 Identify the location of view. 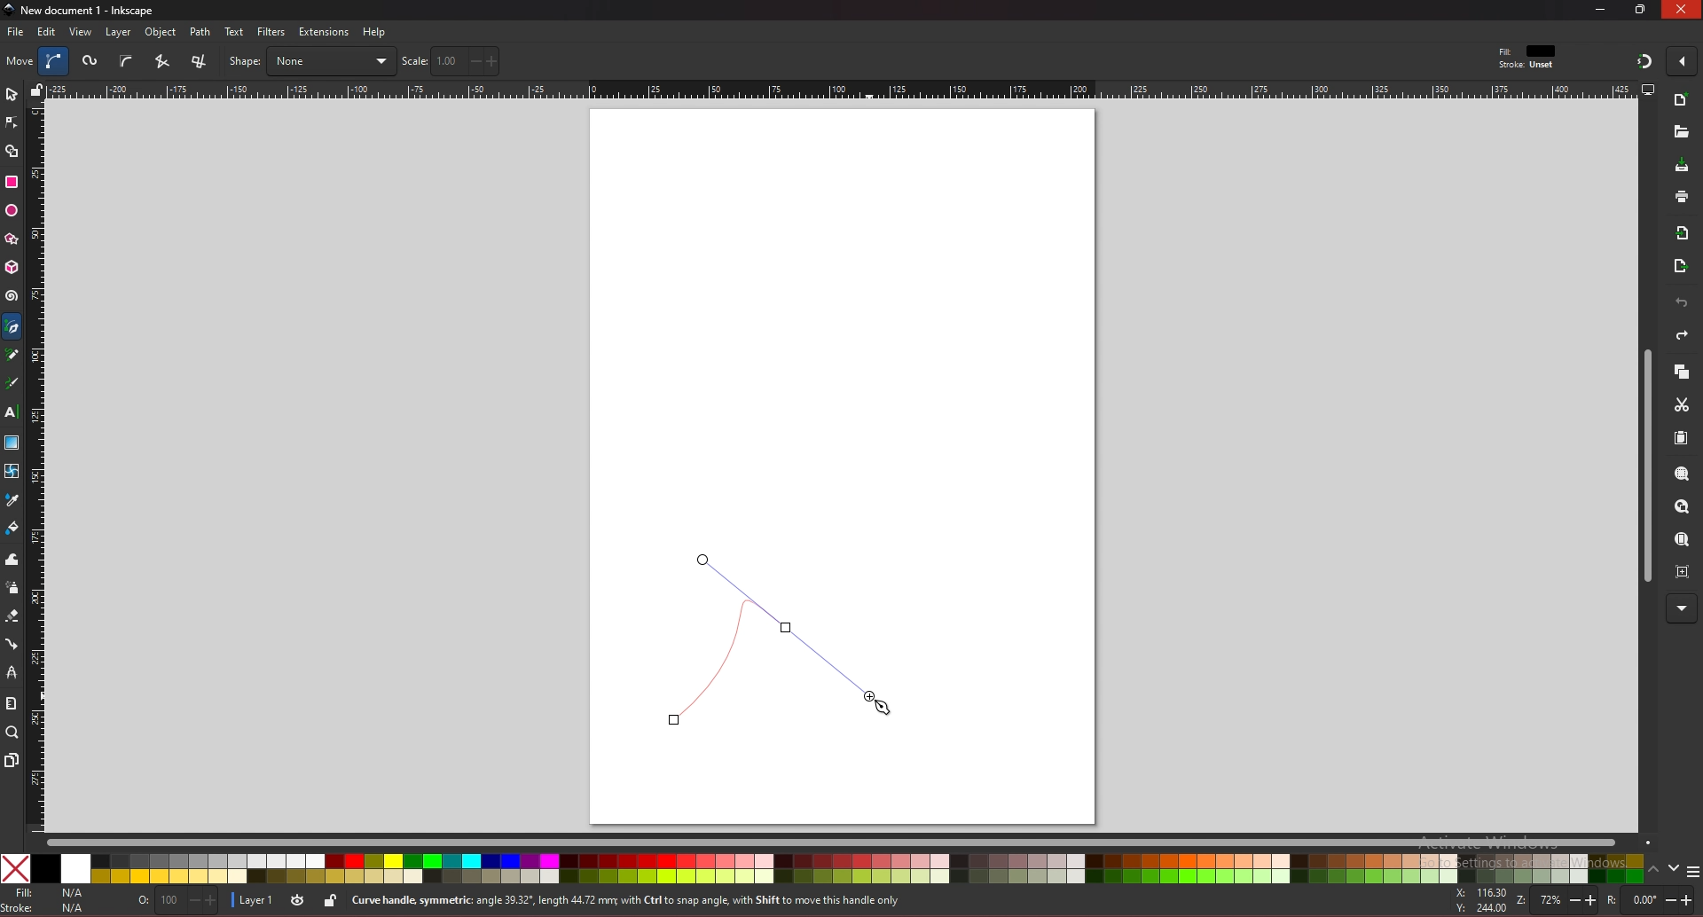
(82, 32).